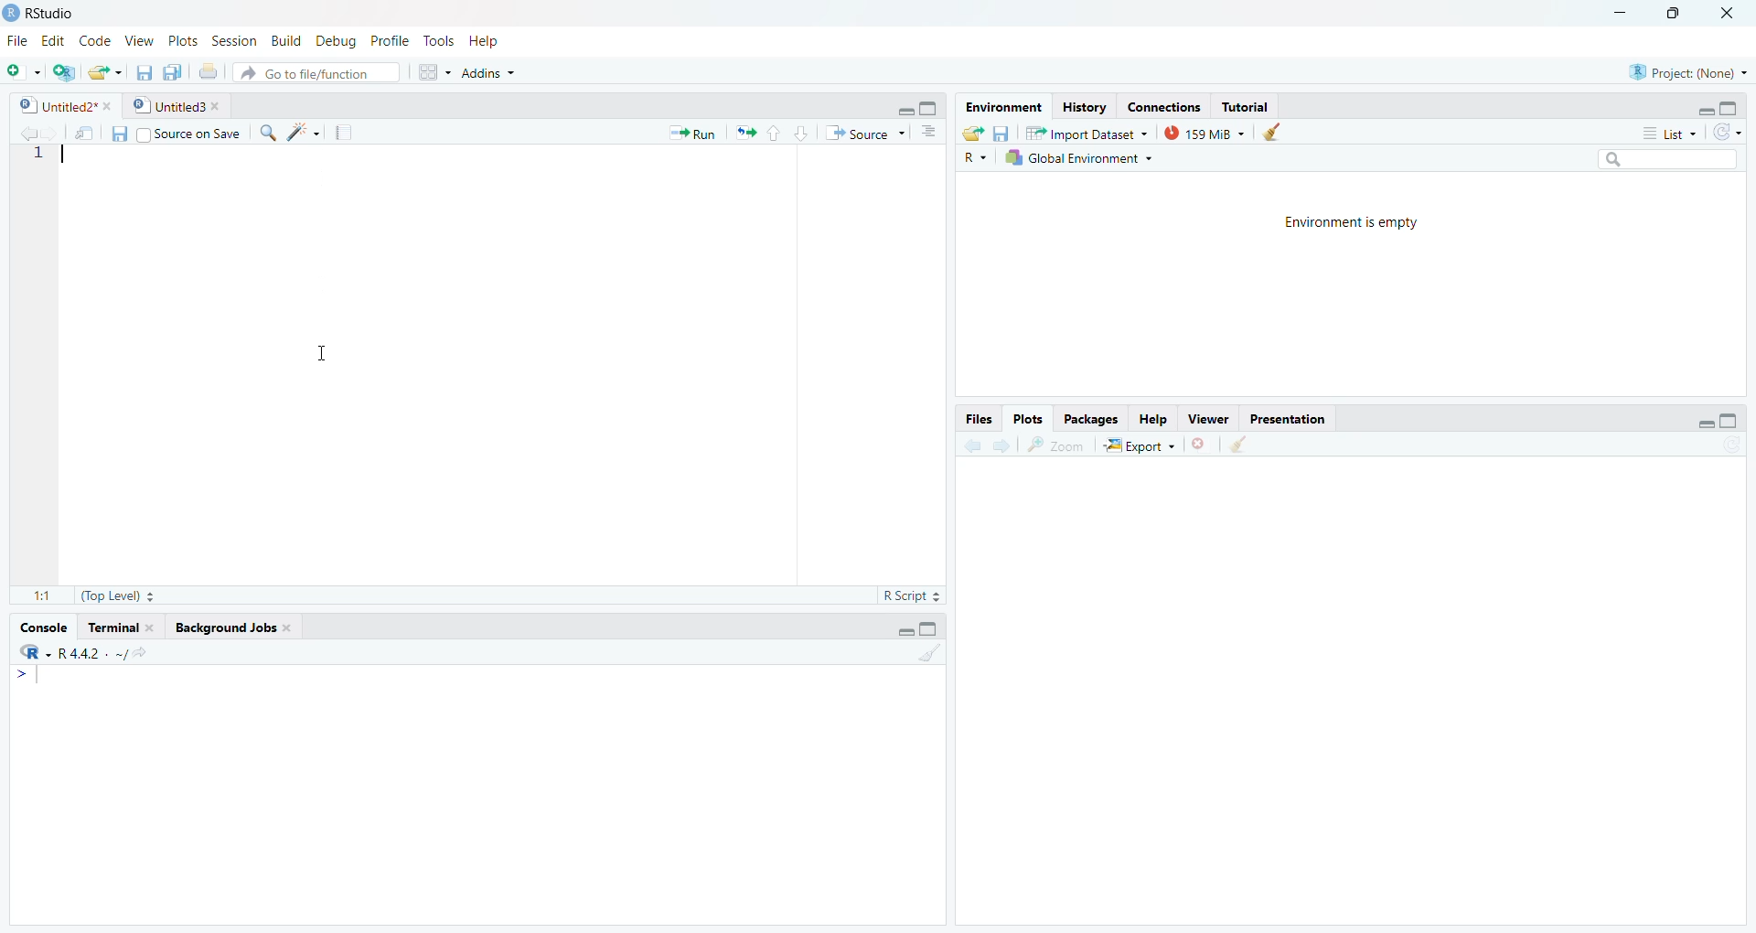 This screenshot has width=1756, height=933. What do you see at coordinates (323, 352) in the screenshot?
I see `Cursor` at bounding box center [323, 352].